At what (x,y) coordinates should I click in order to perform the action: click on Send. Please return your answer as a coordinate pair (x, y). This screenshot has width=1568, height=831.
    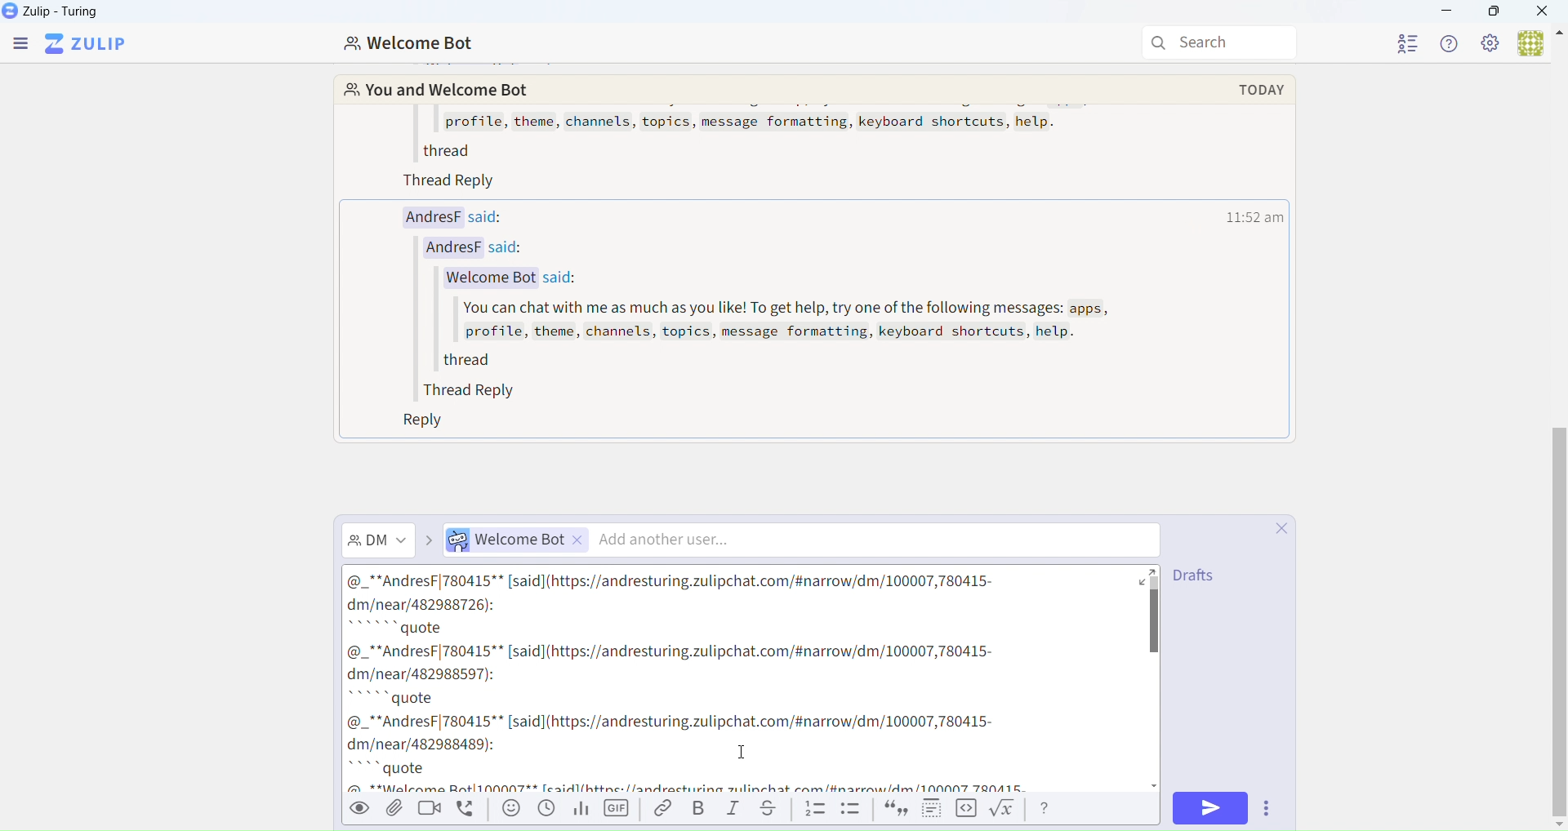
    Looking at the image, I should click on (1209, 810).